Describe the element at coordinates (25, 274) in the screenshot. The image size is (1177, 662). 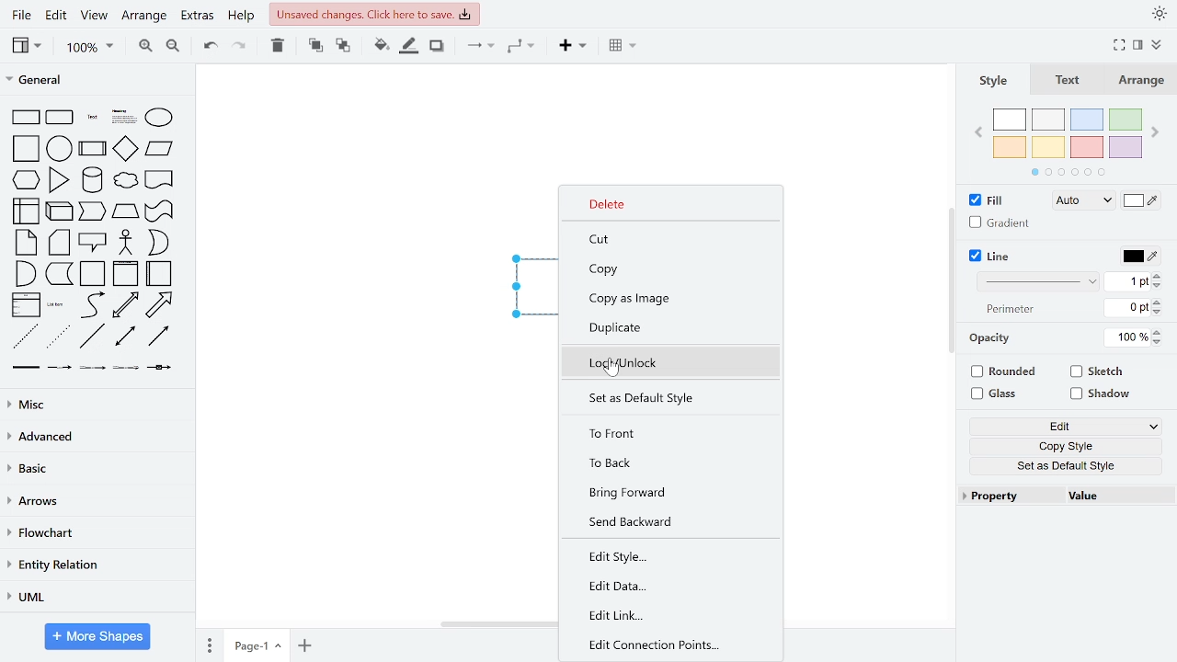
I see `and` at that location.